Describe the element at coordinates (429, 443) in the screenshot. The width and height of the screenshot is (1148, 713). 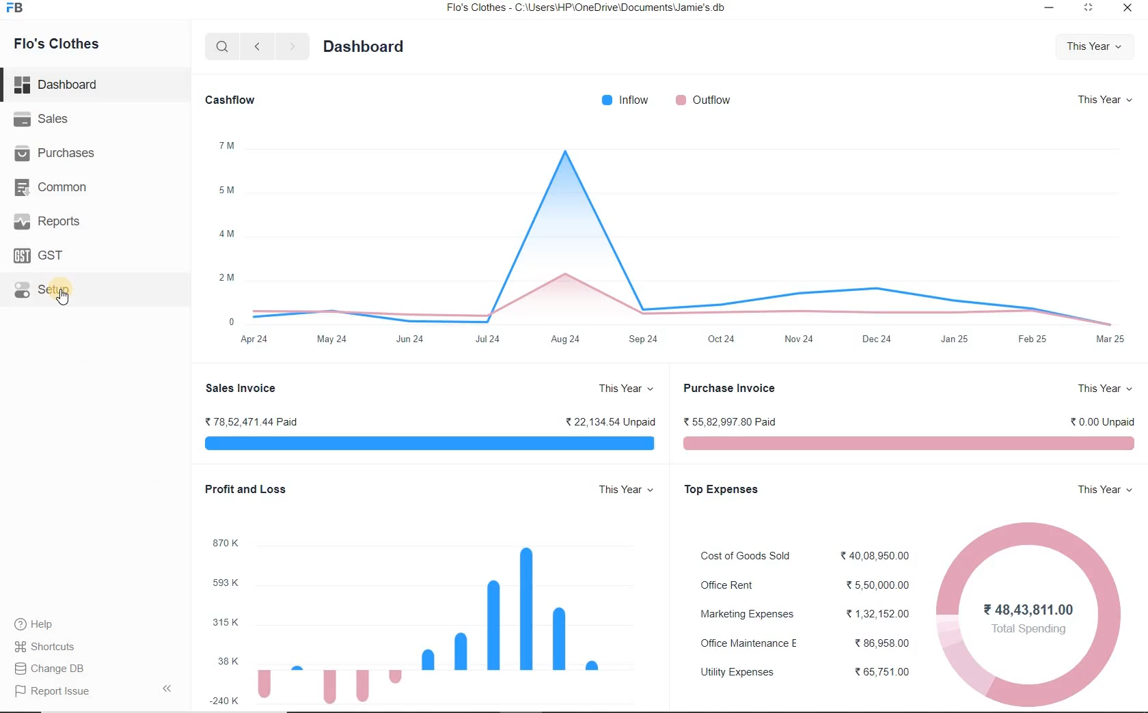
I see `sales invoice visualization` at that location.